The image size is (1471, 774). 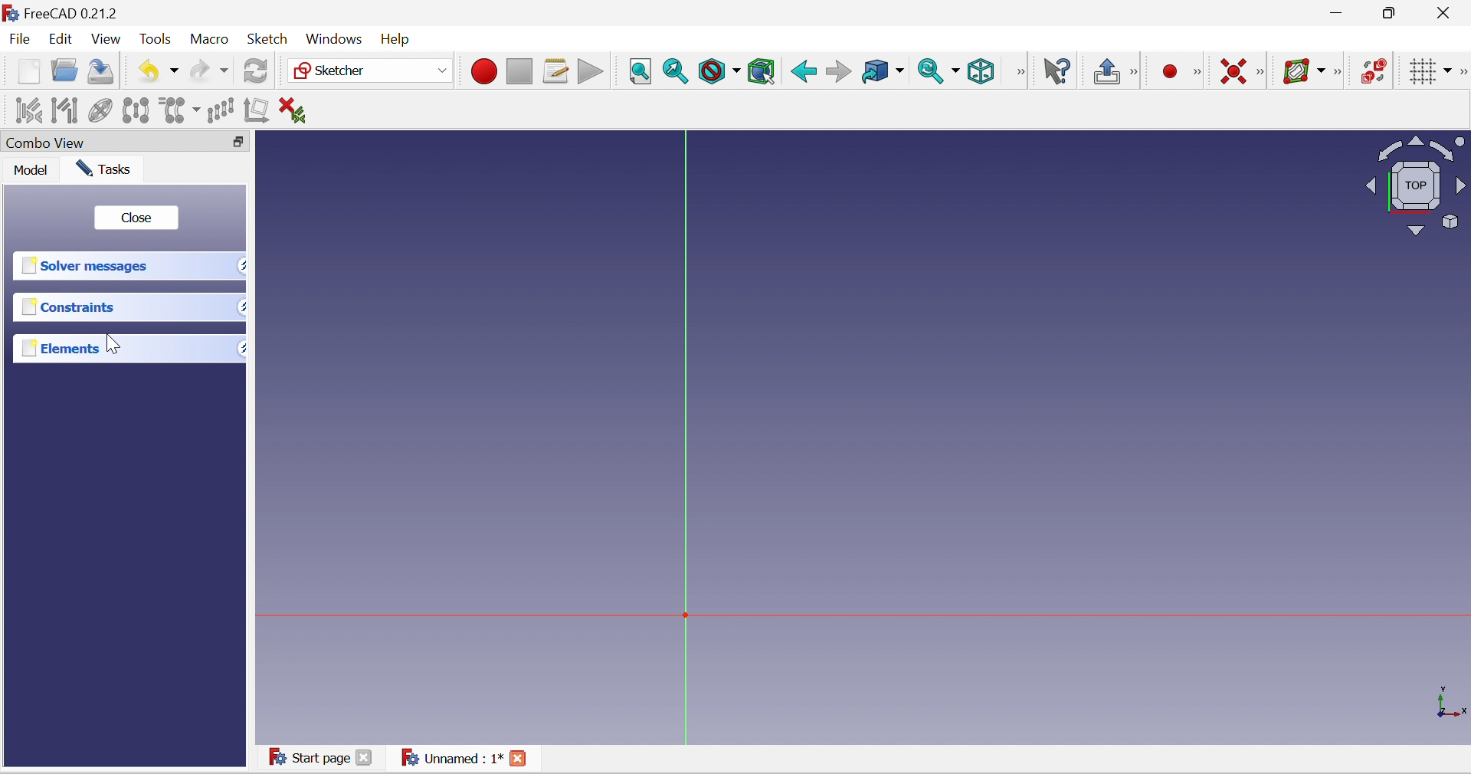 I want to click on Viewing angle, so click(x=1414, y=189).